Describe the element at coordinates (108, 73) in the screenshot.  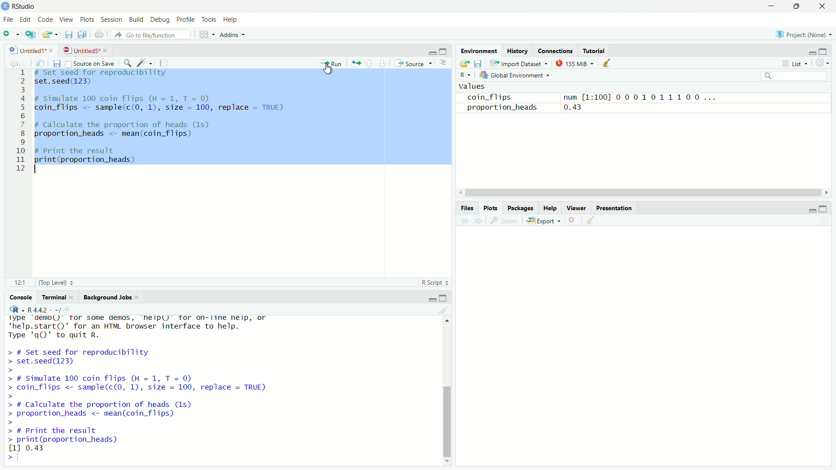
I see `# set seed for reproducibility` at that location.